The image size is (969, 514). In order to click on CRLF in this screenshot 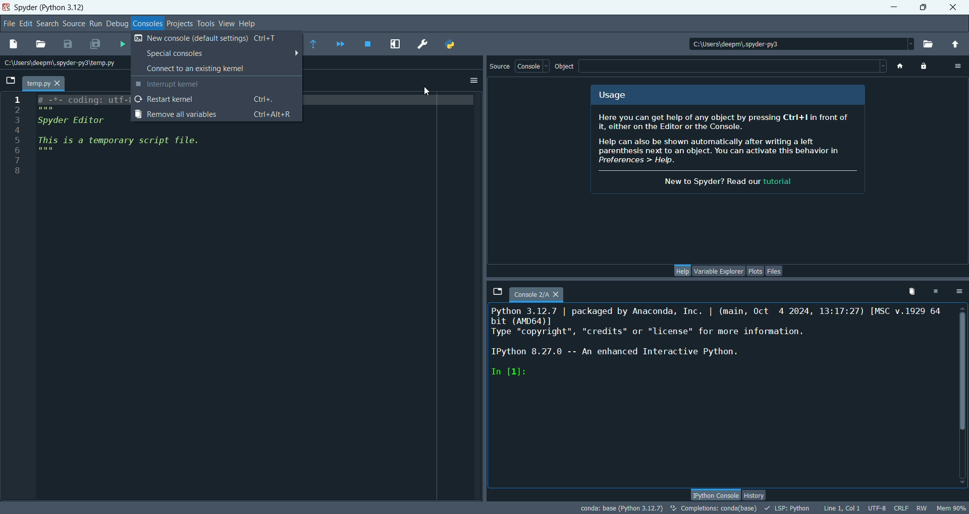, I will do `click(902, 508)`.